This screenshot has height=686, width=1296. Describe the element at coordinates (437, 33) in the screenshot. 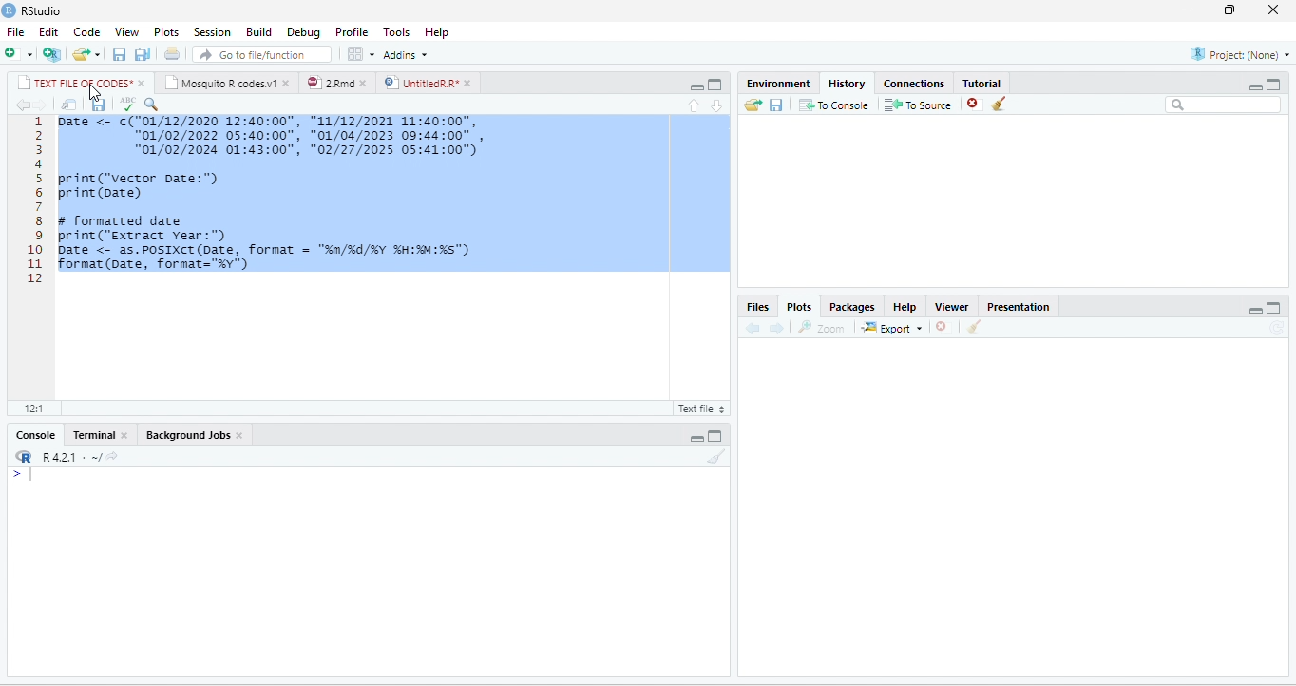

I see `Help` at that location.